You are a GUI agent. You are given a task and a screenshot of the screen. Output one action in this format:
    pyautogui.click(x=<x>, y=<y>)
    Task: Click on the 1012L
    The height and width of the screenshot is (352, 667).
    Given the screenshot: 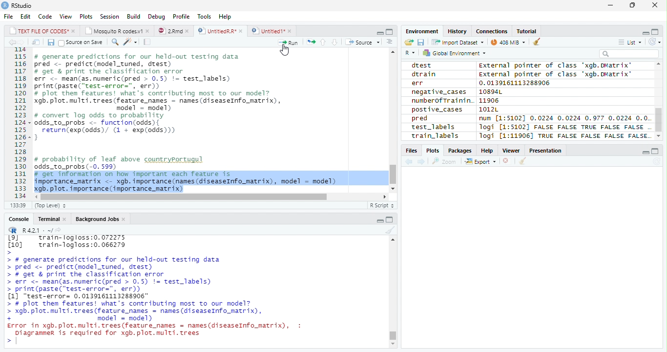 What is the action you would take?
    pyautogui.click(x=490, y=109)
    